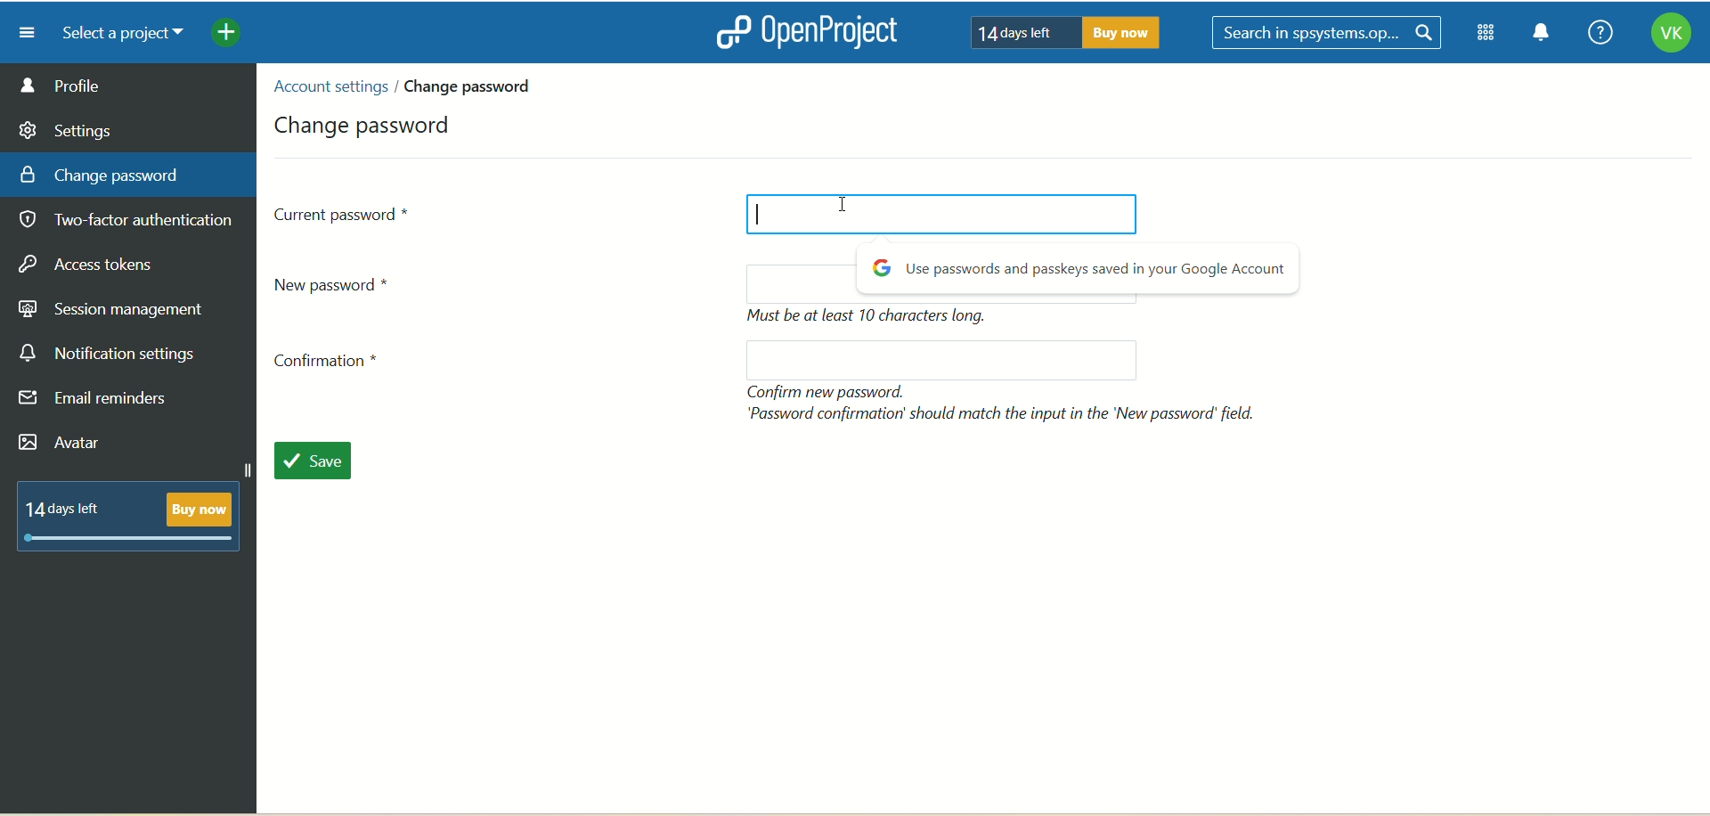  What do you see at coordinates (340, 283) in the screenshot?
I see `new password` at bounding box center [340, 283].